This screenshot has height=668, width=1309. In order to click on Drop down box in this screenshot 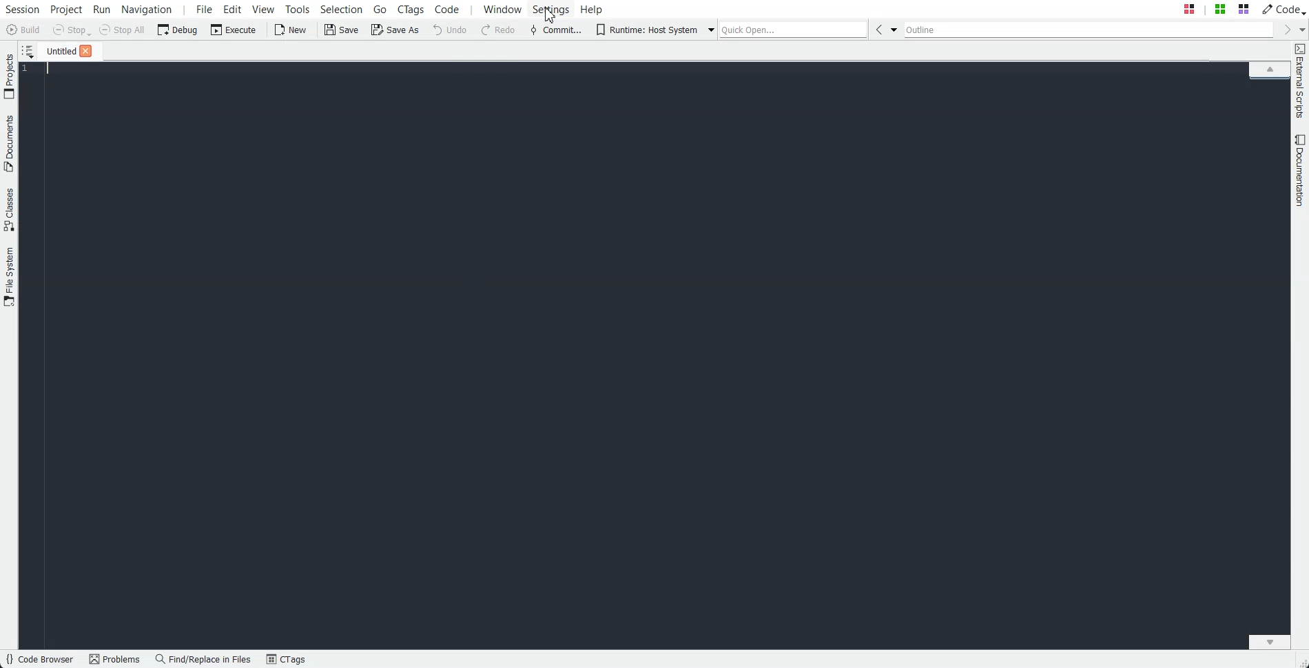, I will do `click(708, 29)`.